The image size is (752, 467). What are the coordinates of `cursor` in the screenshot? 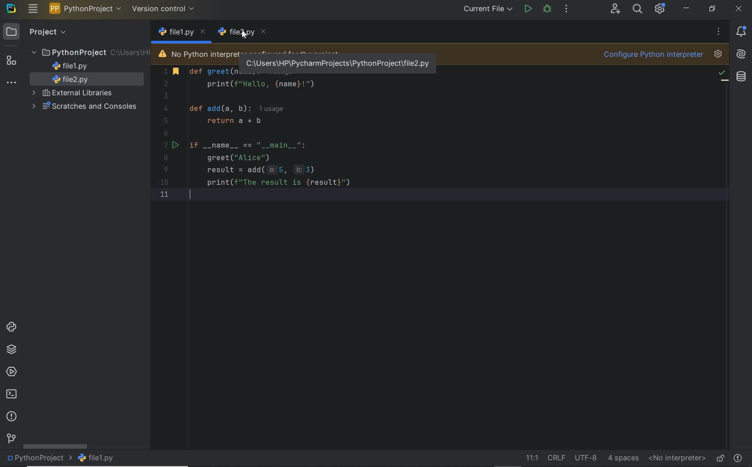 It's located at (245, 34).